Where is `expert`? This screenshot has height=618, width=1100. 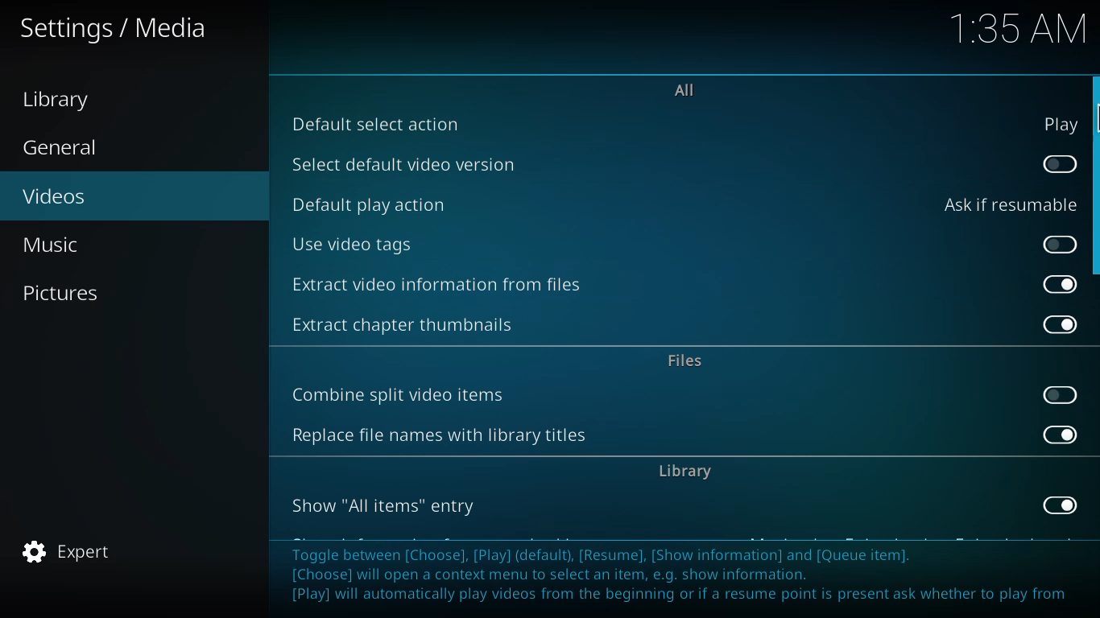 expert is located at coordinates (68, 552).